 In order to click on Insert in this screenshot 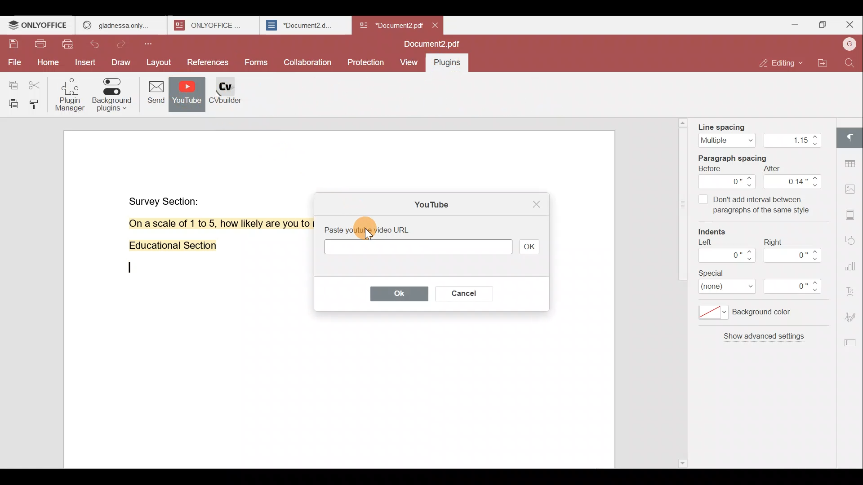, I will do `click(85, 63)`.